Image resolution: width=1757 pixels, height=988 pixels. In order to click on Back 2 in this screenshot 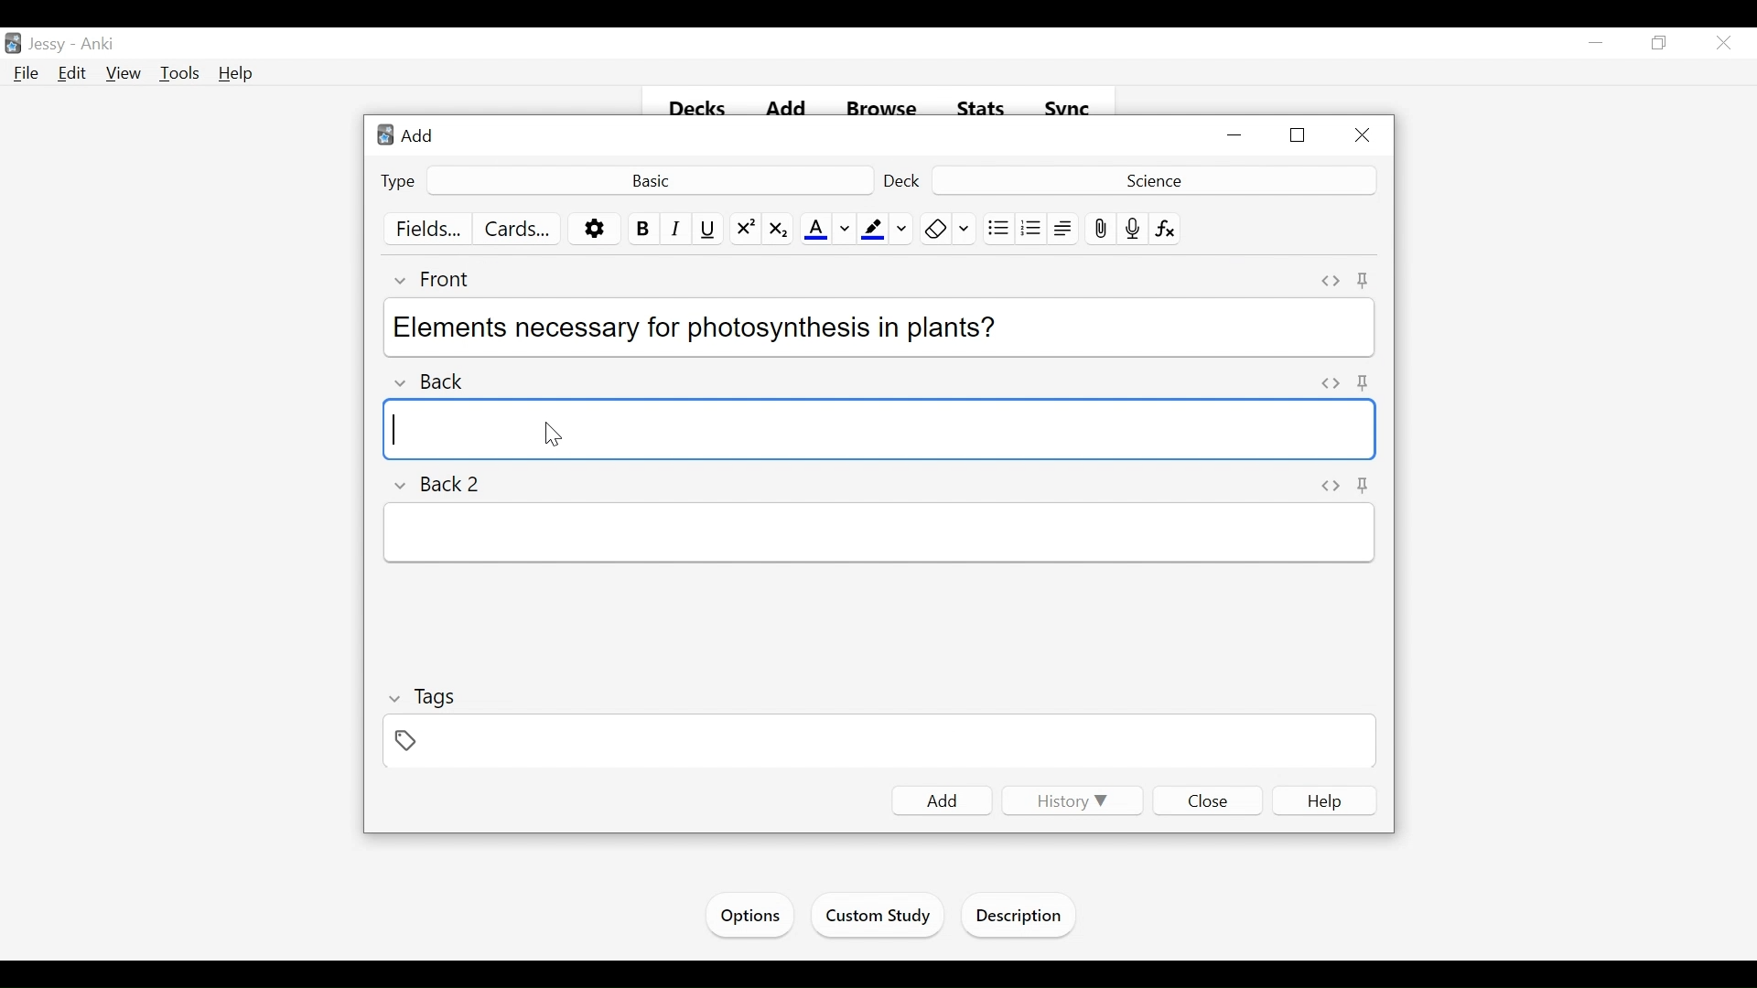, I will do `click(447, 485)`.